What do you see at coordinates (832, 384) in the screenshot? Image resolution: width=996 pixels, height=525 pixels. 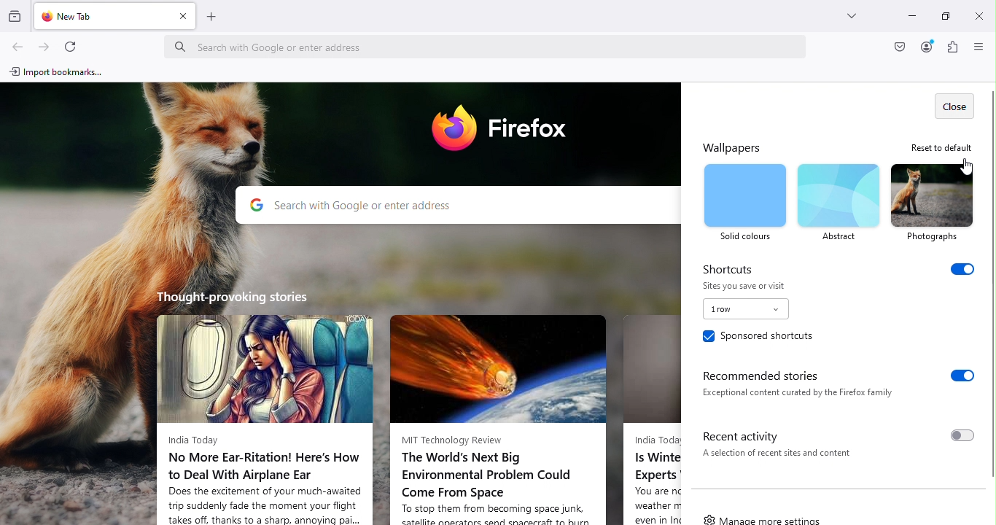 I see `Recommended stories` at bounding box center [832, 384].